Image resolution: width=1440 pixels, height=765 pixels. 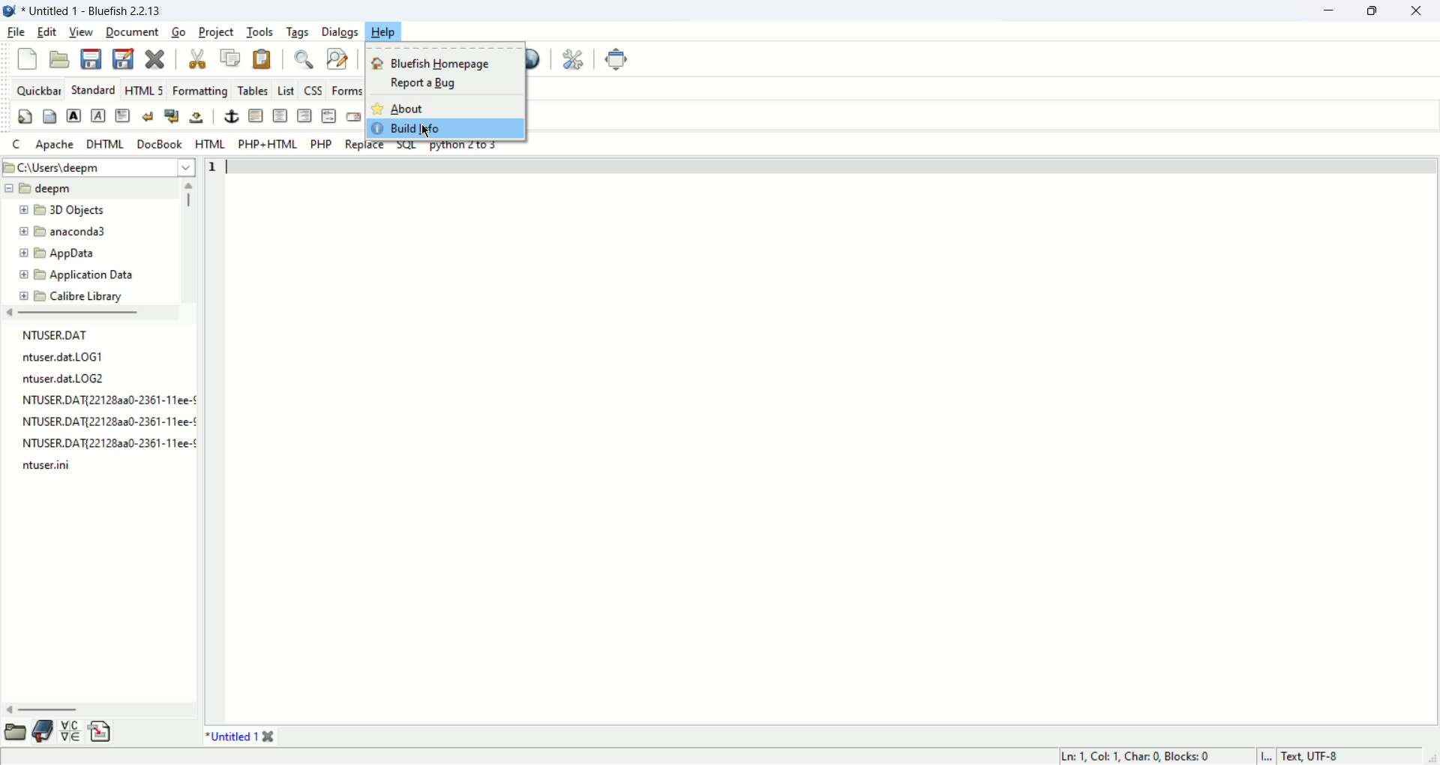 What do you see at coordinates (70, 295) in the screenshot?
I see `folder name` at bounding box center [70, 295].